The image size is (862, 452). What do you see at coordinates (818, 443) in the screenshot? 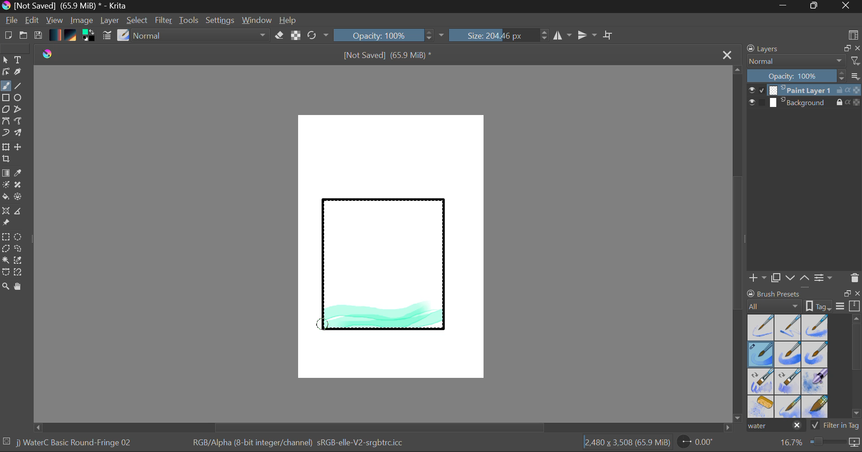
I see `Zoom` at bounding box center [818, 443].